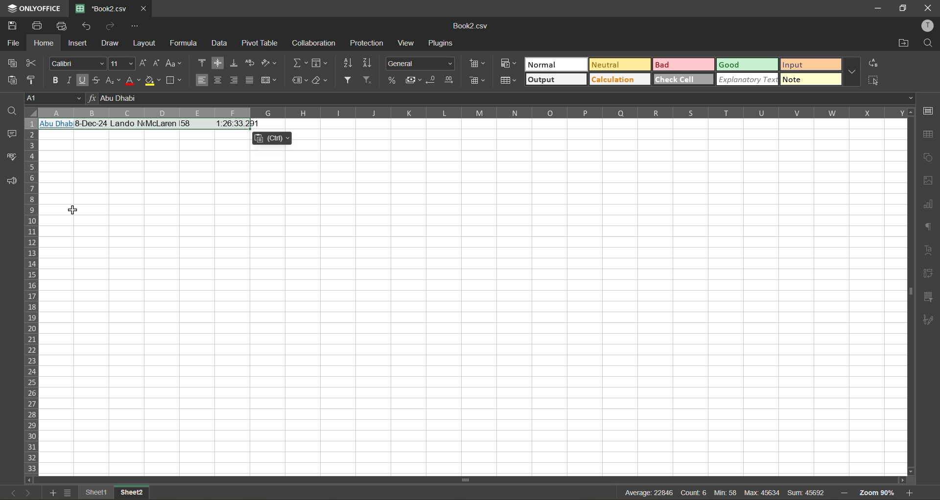 This screenshot has width=940, height=500. Describe the element at coordinates (235, 63) in the screenshot. I see `align bottom` at that location.